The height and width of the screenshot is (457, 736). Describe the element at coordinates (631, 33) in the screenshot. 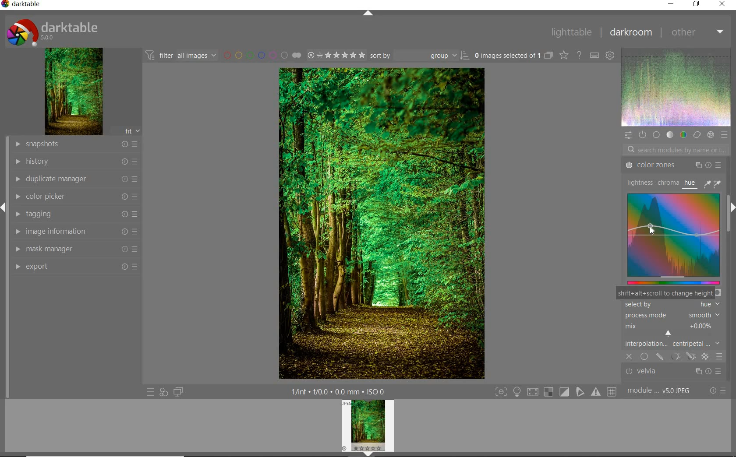

I see `DARKROOM` at that location.